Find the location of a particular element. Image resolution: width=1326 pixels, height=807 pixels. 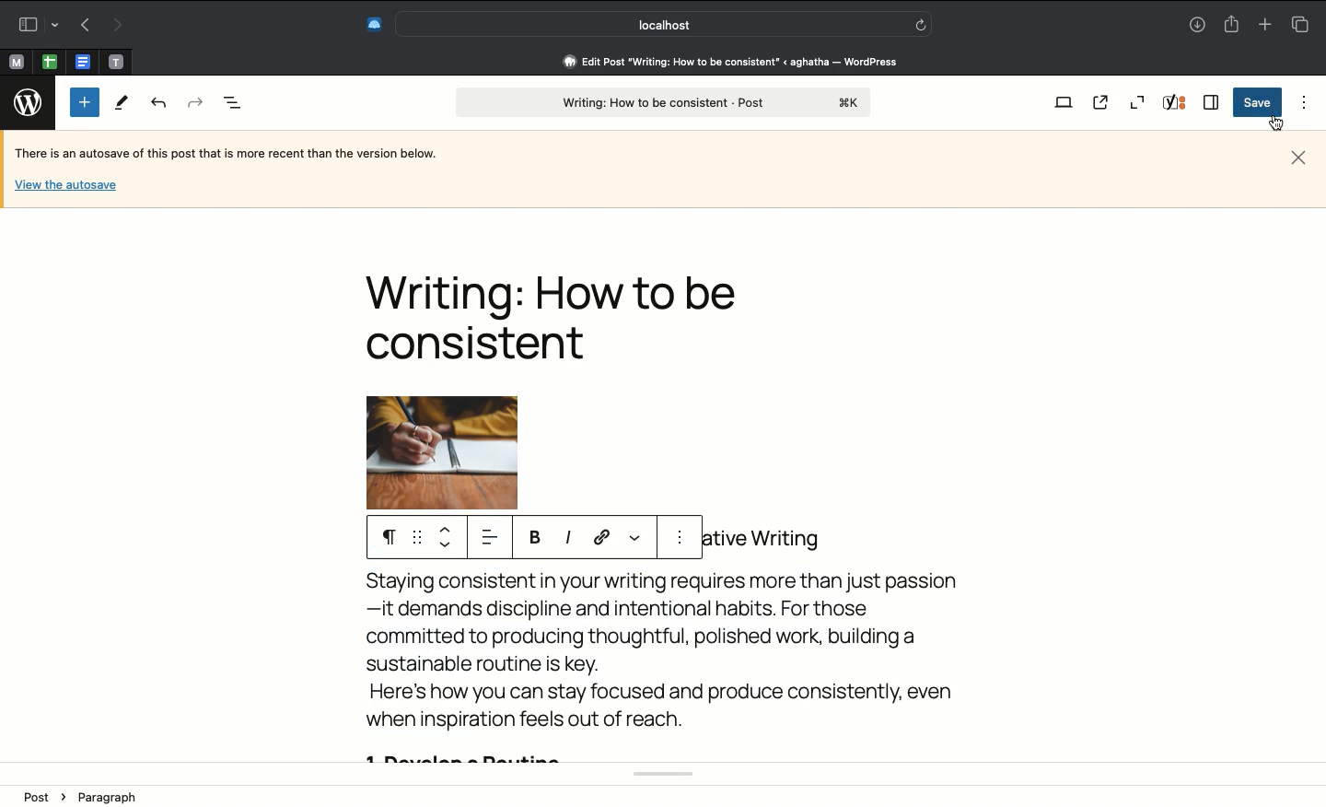

Close is located at coordinates (1298, 156).